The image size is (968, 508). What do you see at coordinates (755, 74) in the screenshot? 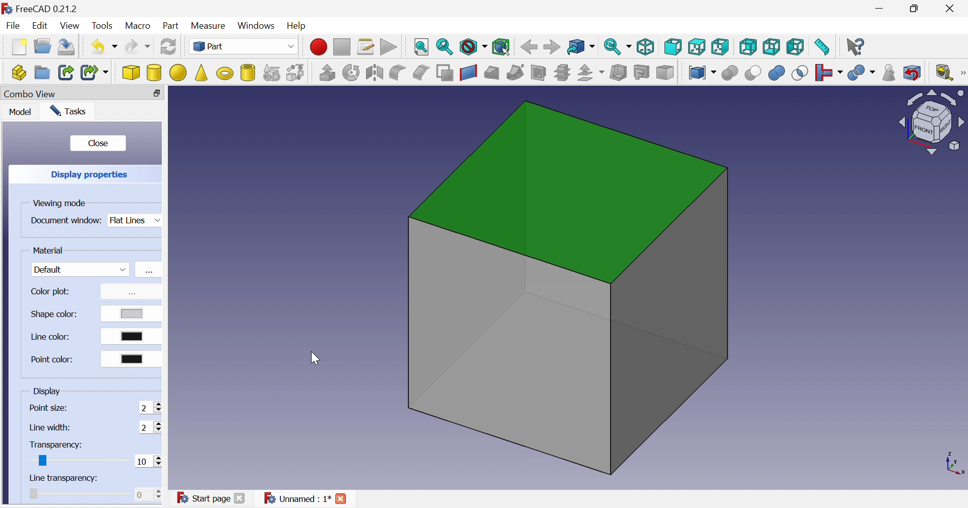
I see `Cut` at bounding box center [755, 74].